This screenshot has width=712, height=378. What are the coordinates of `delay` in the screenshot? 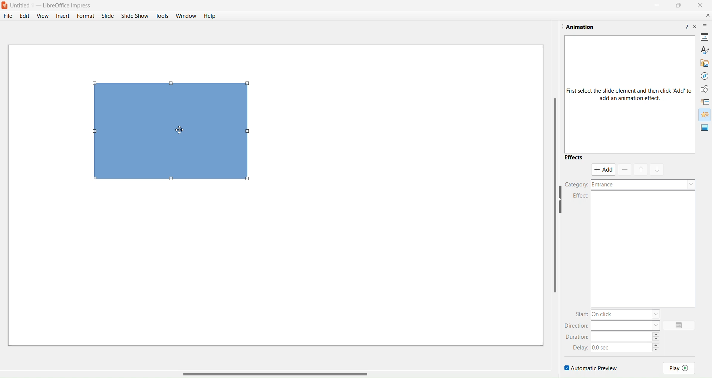 It's located at (581, 347).